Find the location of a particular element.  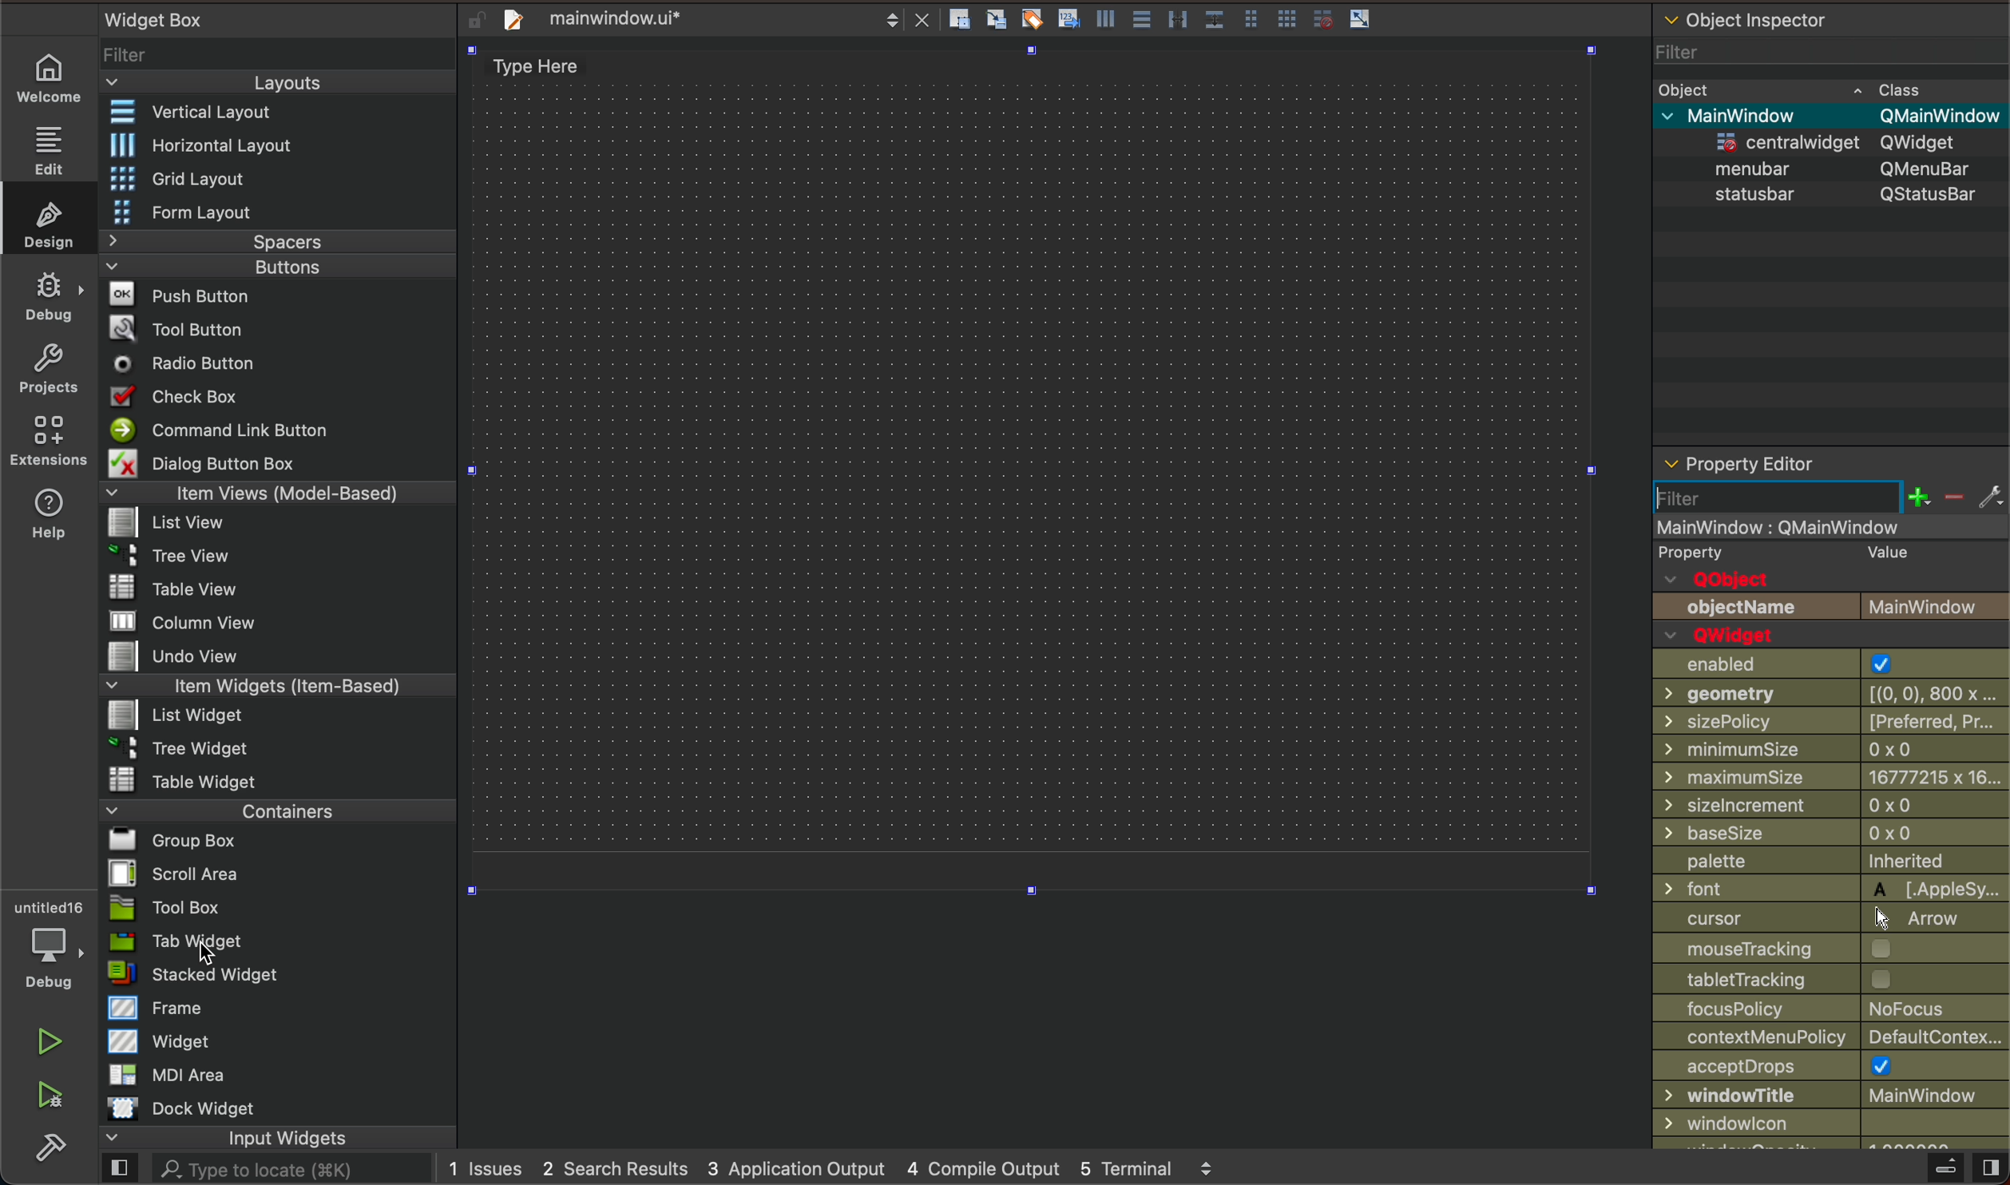

help is located at coordinates (52, 511).